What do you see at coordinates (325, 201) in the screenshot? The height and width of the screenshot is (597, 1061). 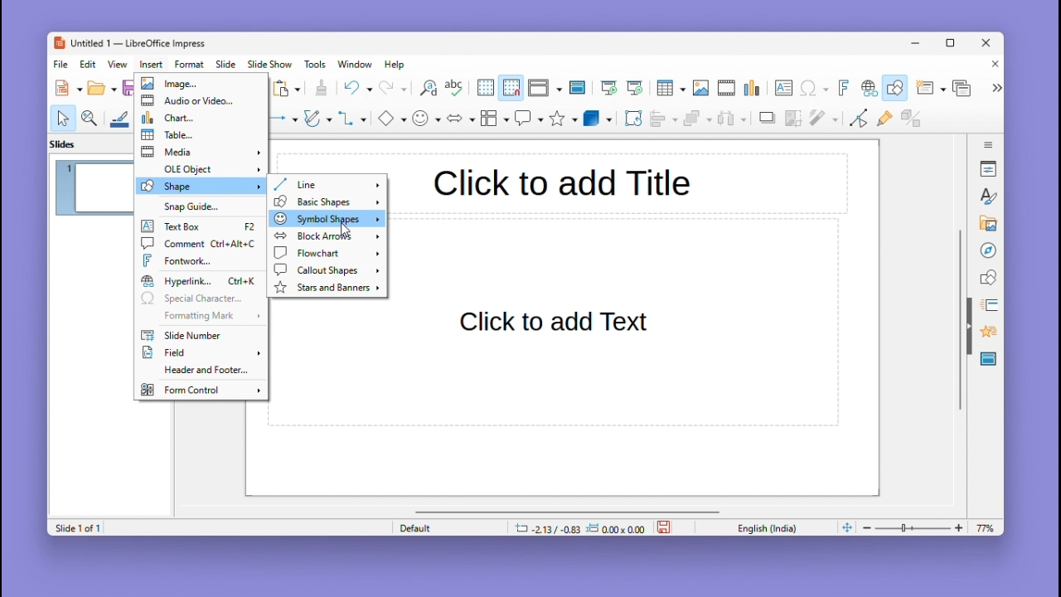 I see `Basic shapes` at bounding box center [325, 201].